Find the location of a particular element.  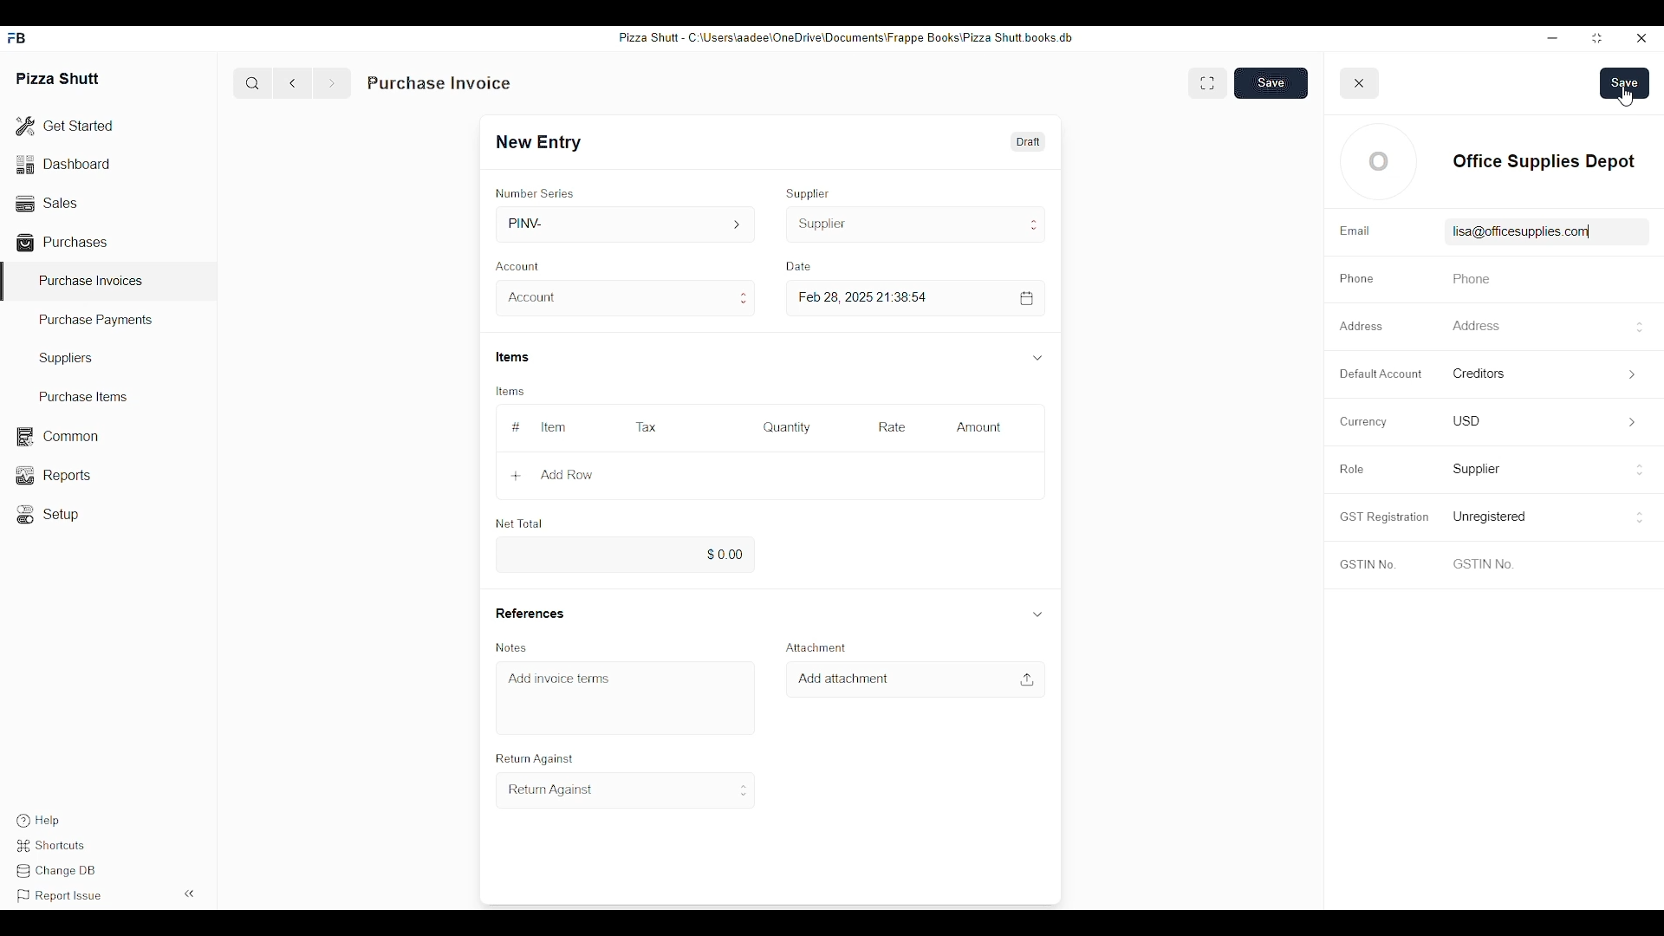

Reports is located at coordinates (51, 475).